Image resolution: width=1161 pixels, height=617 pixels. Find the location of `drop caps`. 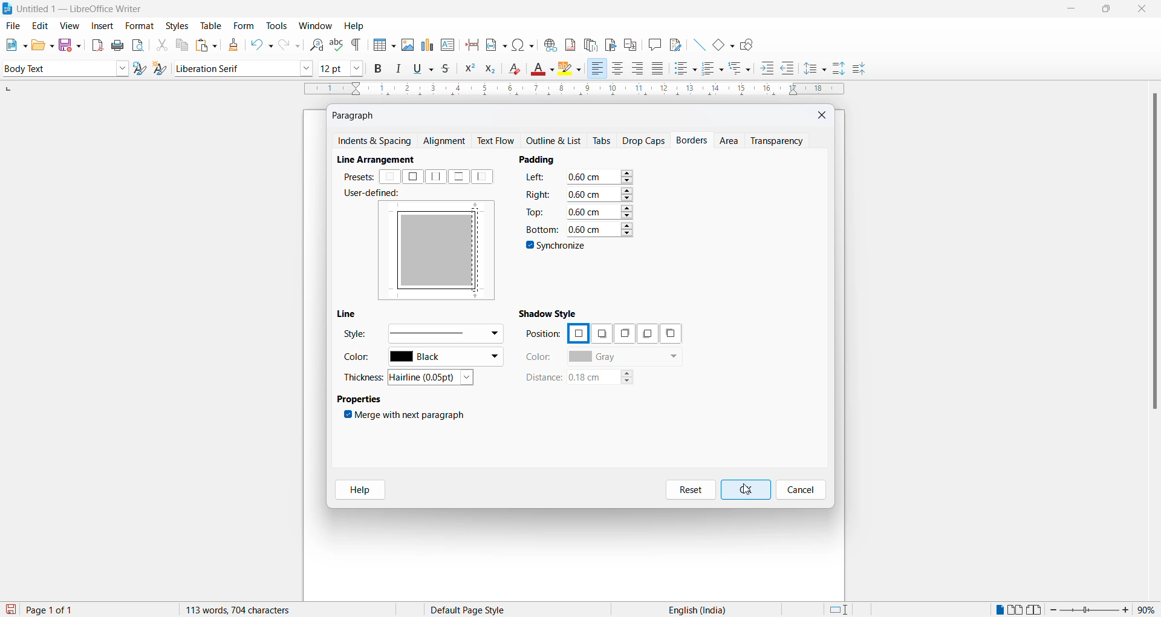

drop caps is located at coordinates (644, 140).